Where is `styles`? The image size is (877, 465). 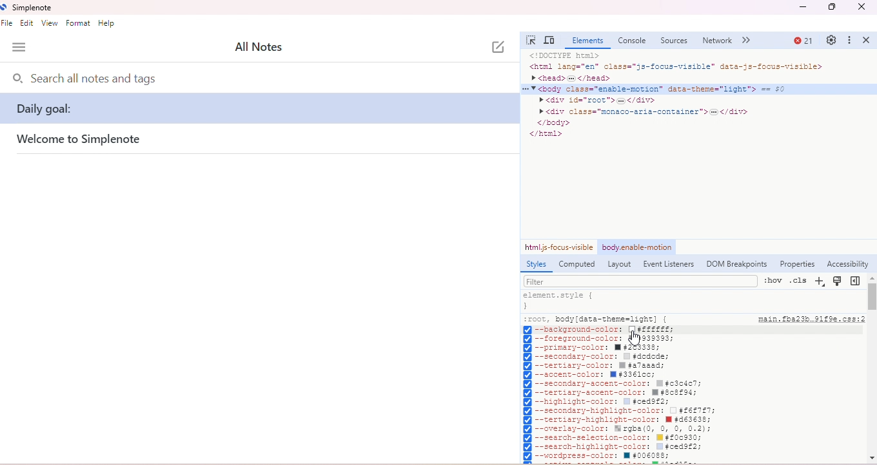 styles is located at coordinates (535, 265).